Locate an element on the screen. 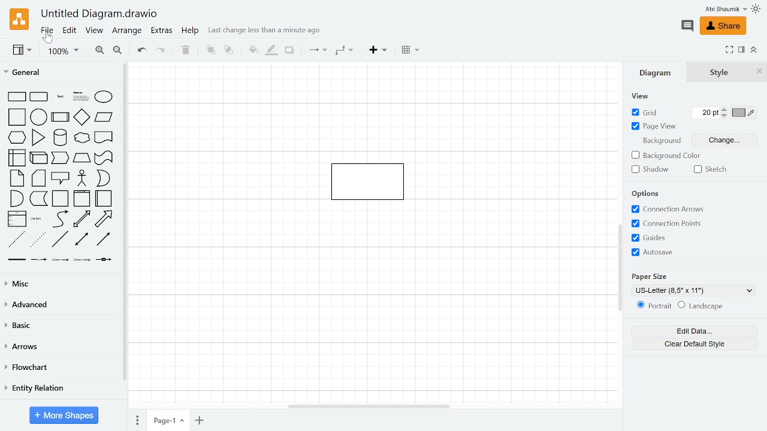 The image size is (767, 431). Landscape is located at coordinates (707, 305).